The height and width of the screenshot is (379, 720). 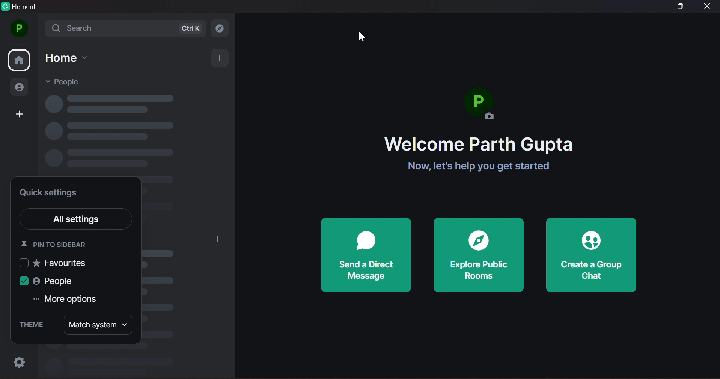 I want to click on People, toggled on, so click(x=51, y=281).